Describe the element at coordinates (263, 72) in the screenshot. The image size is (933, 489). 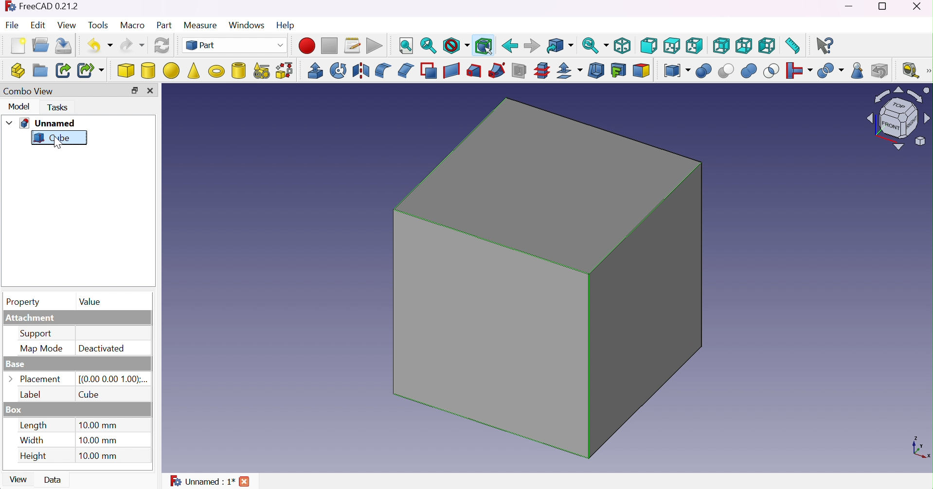
I see `Create primitives` at that location.